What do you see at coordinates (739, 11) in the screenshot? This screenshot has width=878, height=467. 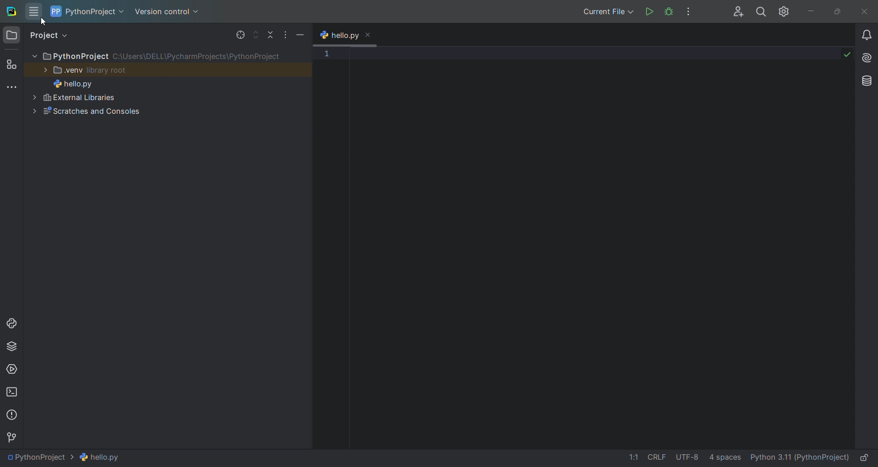 I see `collab` at bounding box center [739, 11].